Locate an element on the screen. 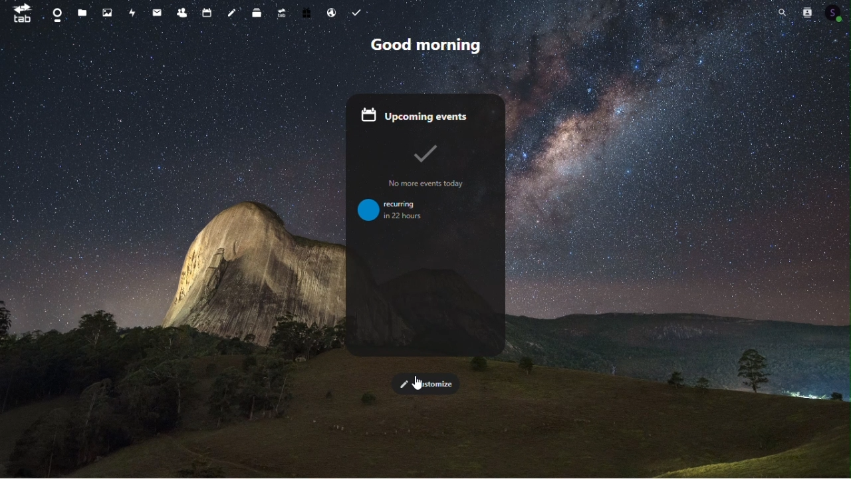  tab is located at coordinates (18, 13).